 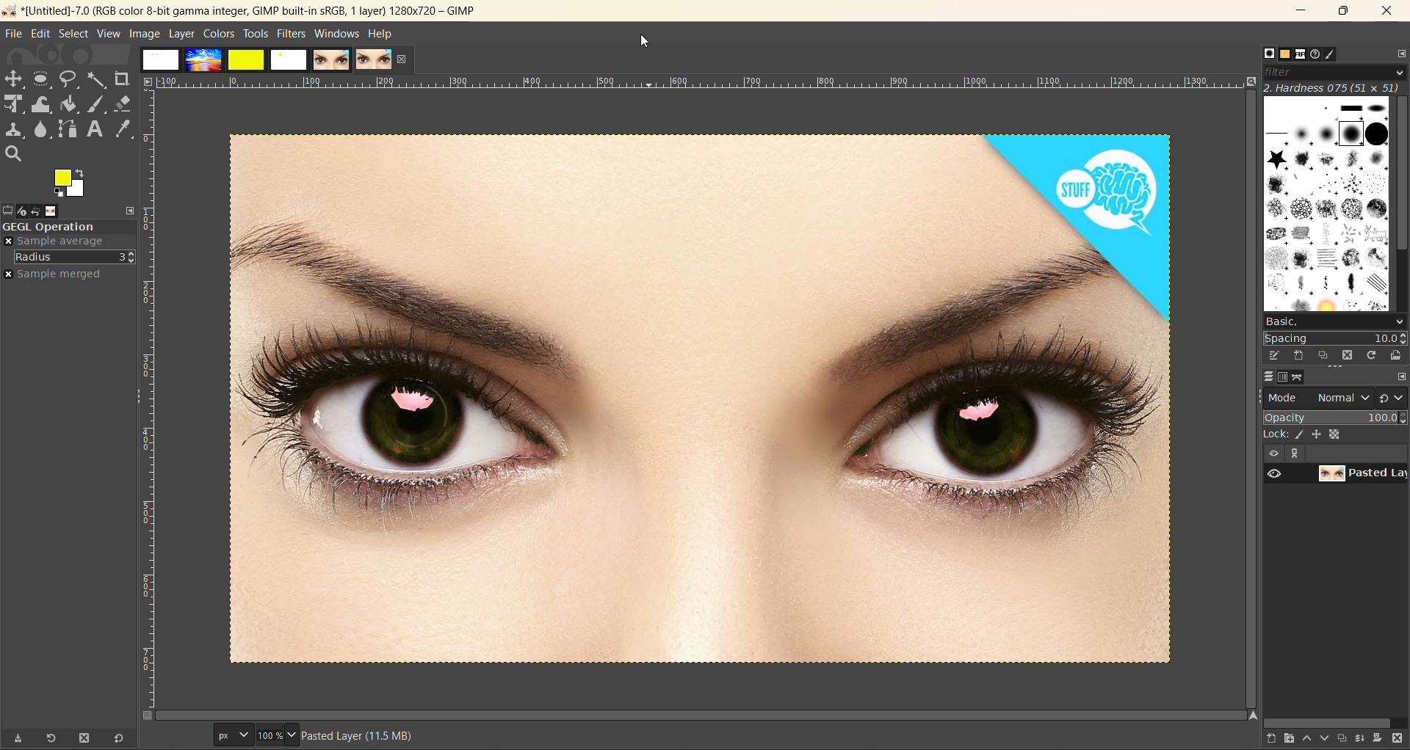 What do you see at coordinates (218, 35) in the screenshot?
I see `colors` at bounding box center [218, 35].